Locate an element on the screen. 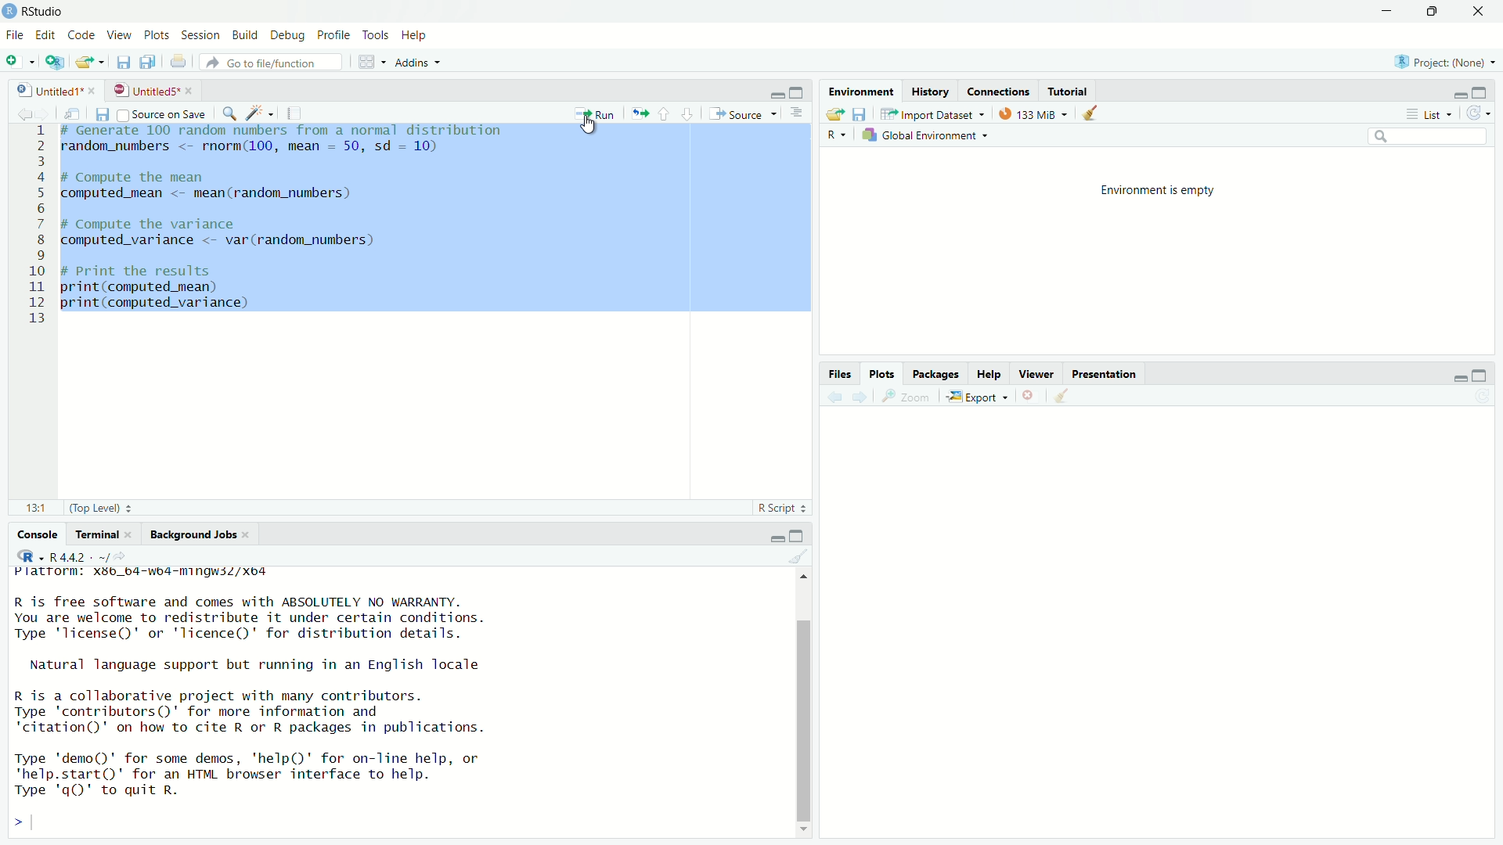 This screenshot has height=845, width=1503. Environment is empty is located at coordinates (1159, 193).